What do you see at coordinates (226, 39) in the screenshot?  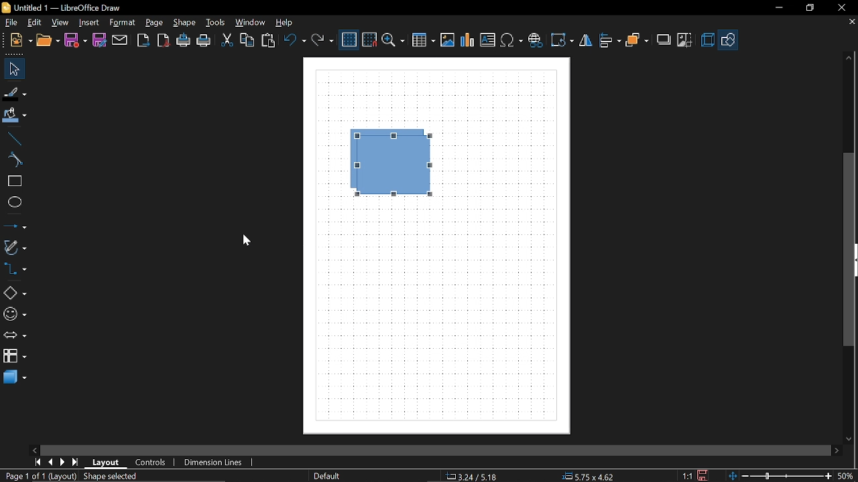 I see `Cut` at bounding box center [226, 39].